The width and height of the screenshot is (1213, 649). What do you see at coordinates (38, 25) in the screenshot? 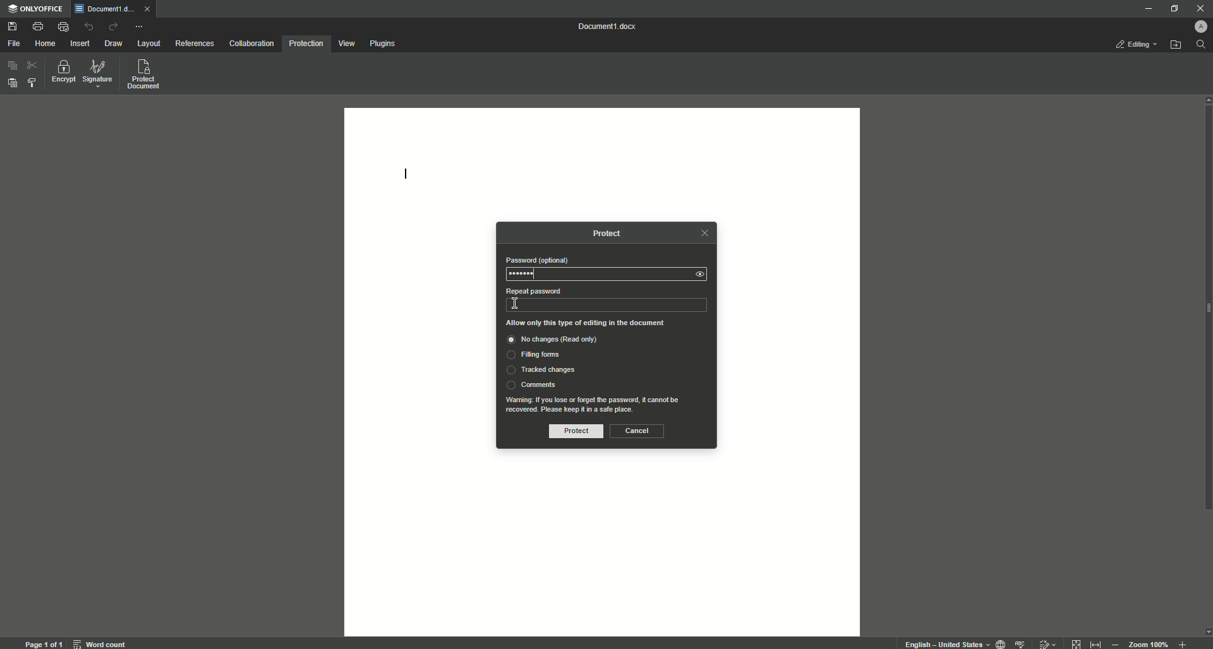
I see `Print` at bounding box center [38, 25].